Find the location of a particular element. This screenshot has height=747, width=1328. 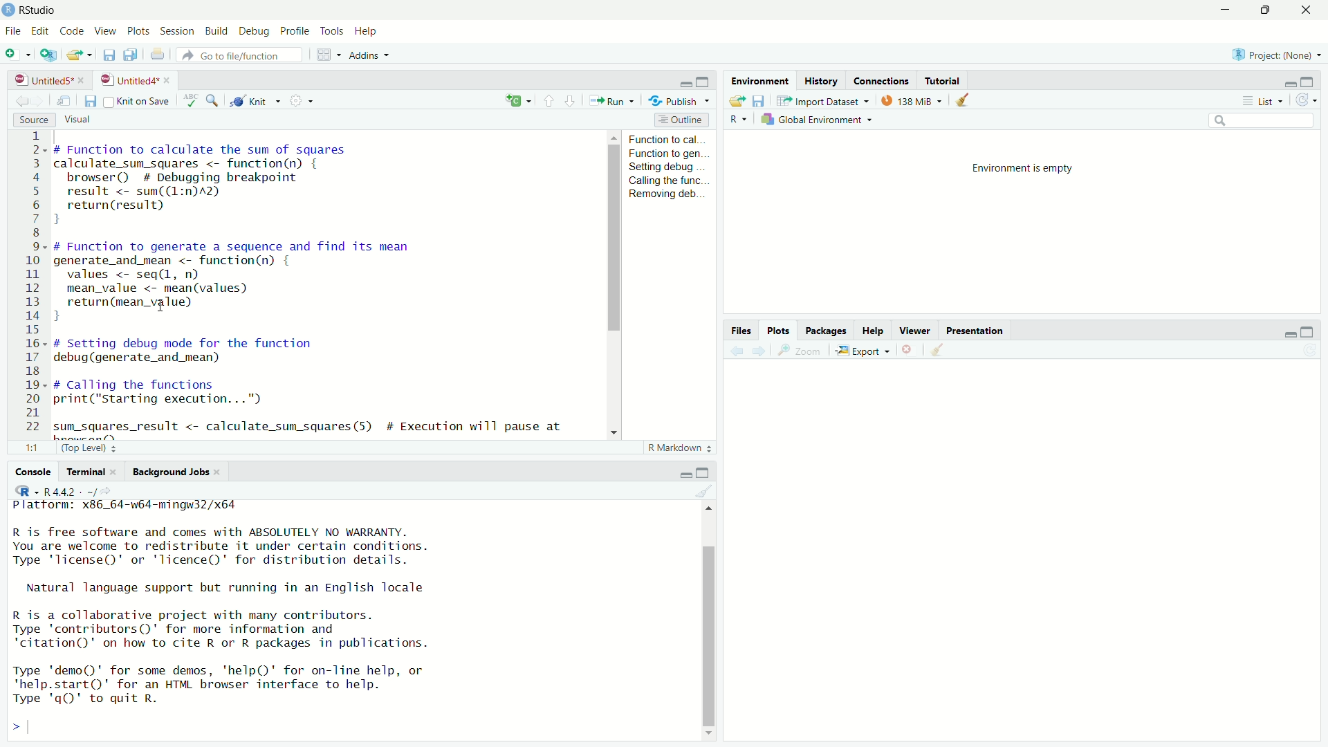

go to next section/chunk is located at coordinates (568, 102).